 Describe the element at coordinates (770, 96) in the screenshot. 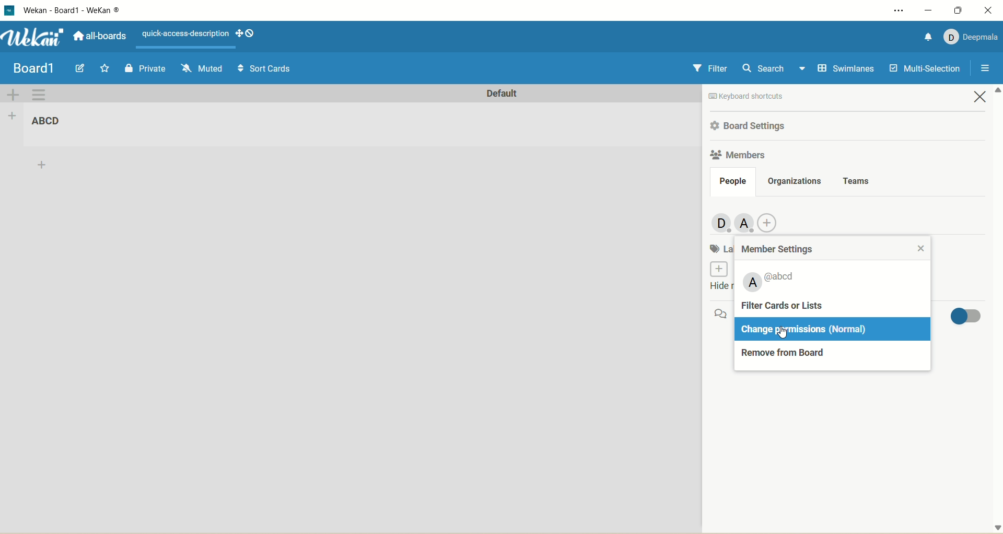

I see `text` at that location.